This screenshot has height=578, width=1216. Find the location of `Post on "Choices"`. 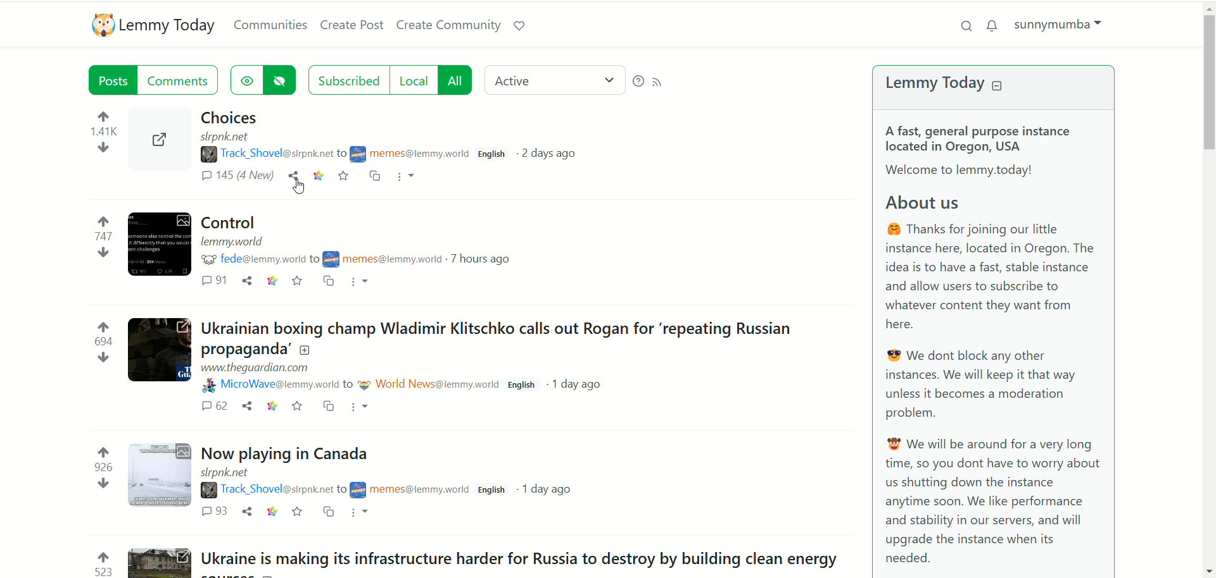

Post on "Choices" is located at coordinates (229, 116).